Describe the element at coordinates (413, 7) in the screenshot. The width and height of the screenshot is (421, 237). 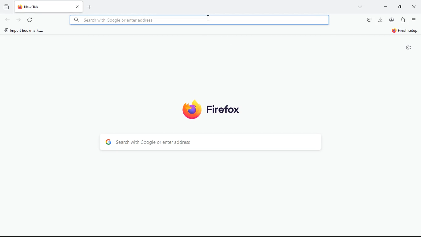
I see `close` at that location.